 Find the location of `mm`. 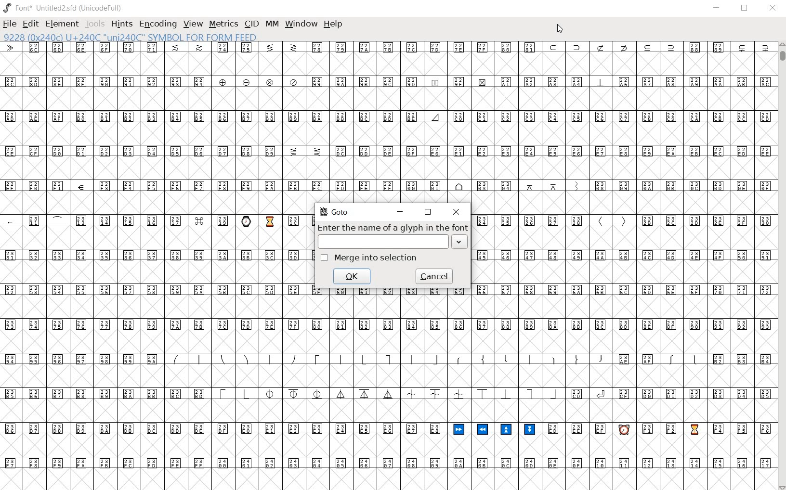

mm is located at coordinates (272, 24).